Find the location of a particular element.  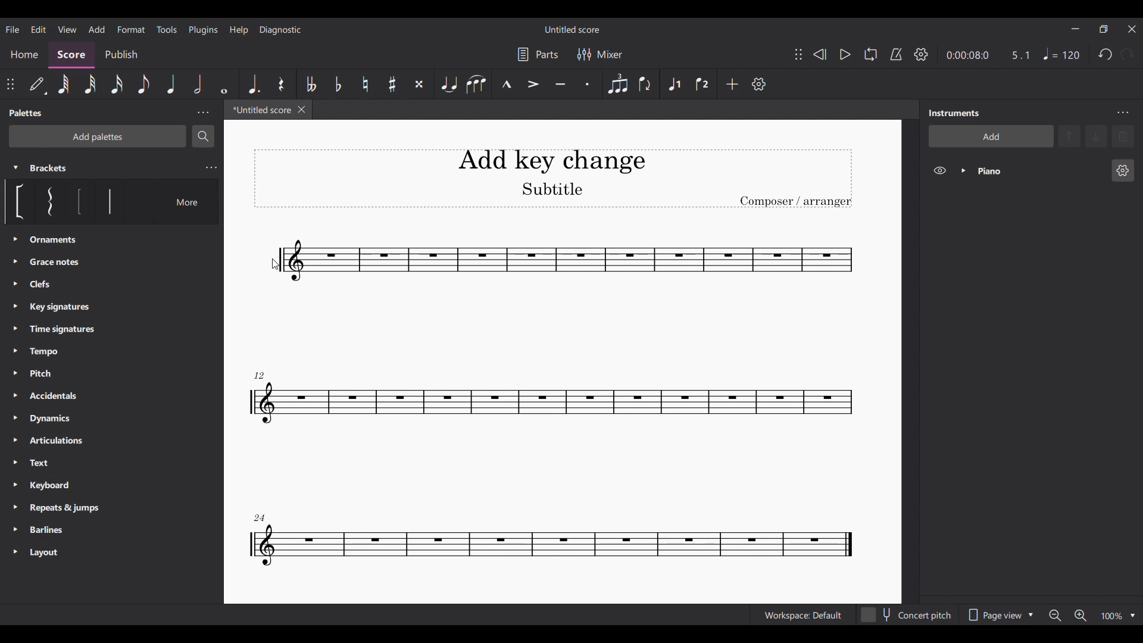

Slur is located at coordinates (476, 85).